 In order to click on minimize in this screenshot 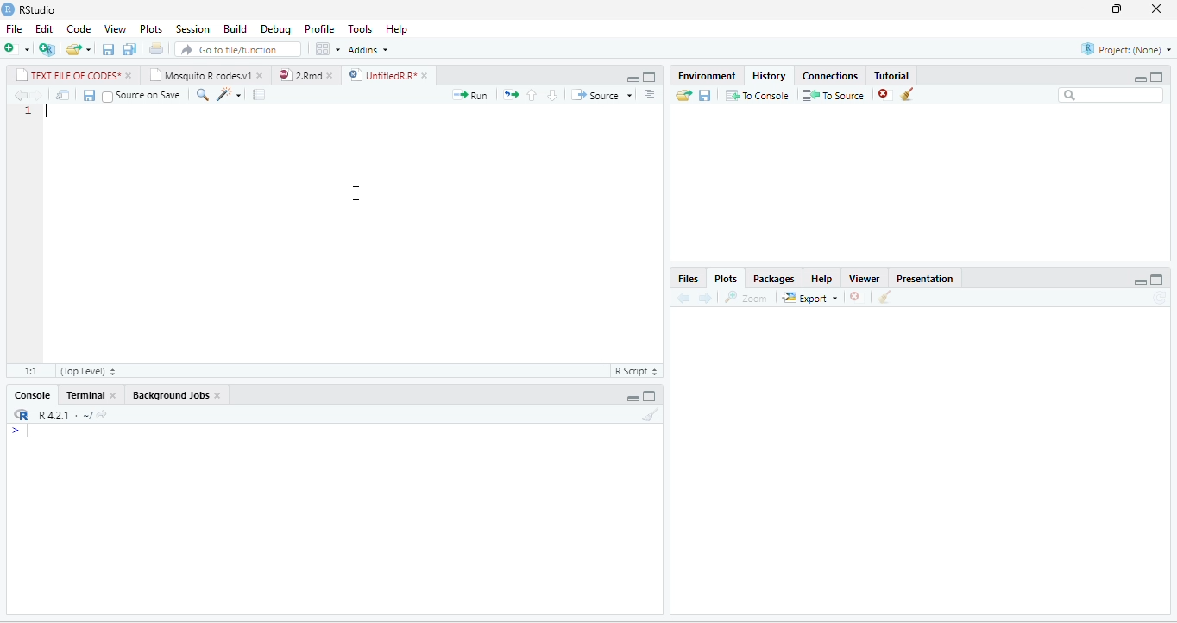, I will do `click(1079, 9)`.